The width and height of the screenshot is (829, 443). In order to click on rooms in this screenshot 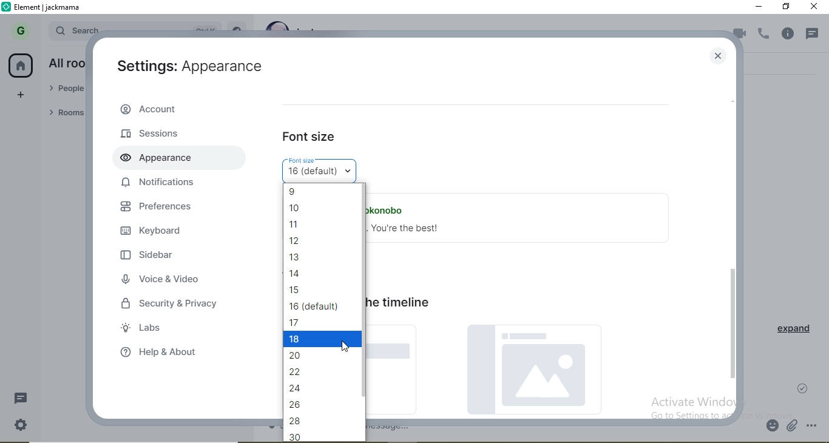, I will do `click(64, 113)`.